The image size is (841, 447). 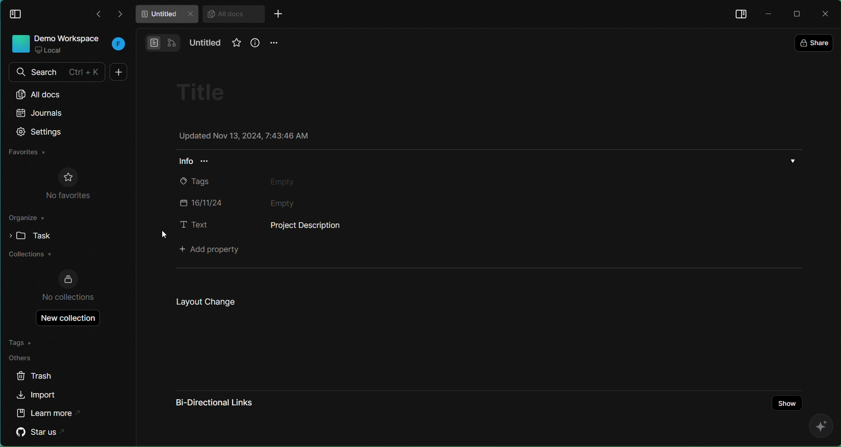 What do you see at coordinates (24, 342) in the screenshot?
I see `Tags »` at bounding box center [24, 342].